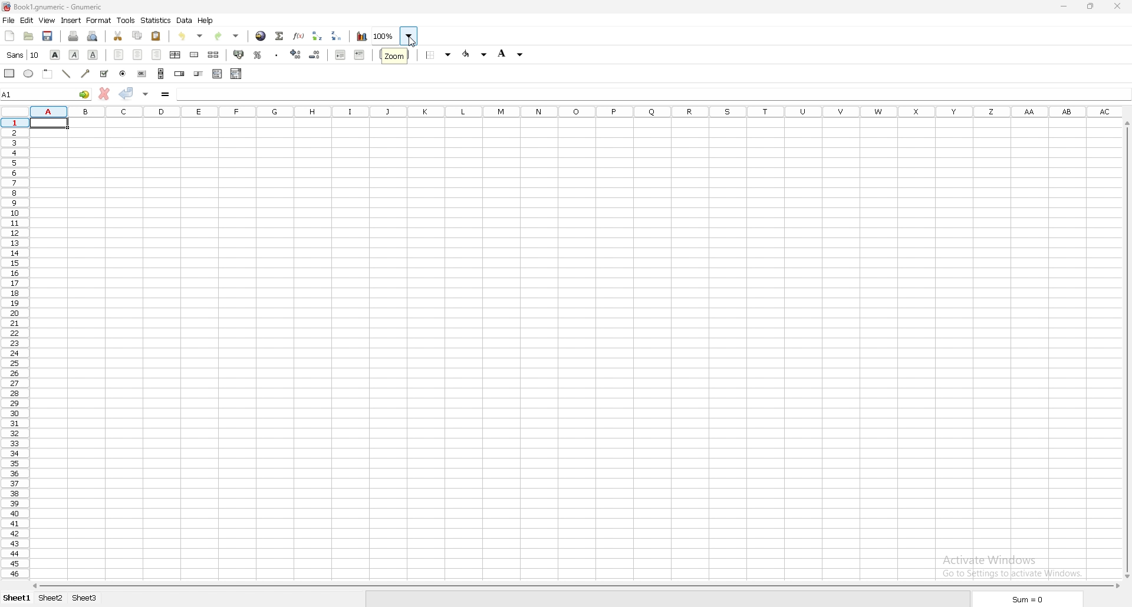  Describe the element at coordinates (104, 94) in the screenshot. I see `cancel change` at that location.